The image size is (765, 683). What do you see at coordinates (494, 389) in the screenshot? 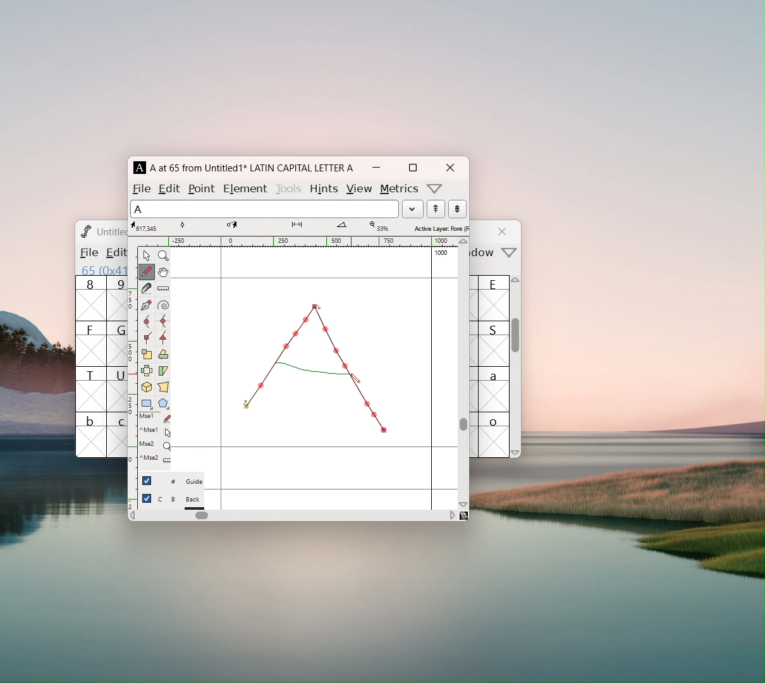
I see `a` at bounding box center [494, 389].